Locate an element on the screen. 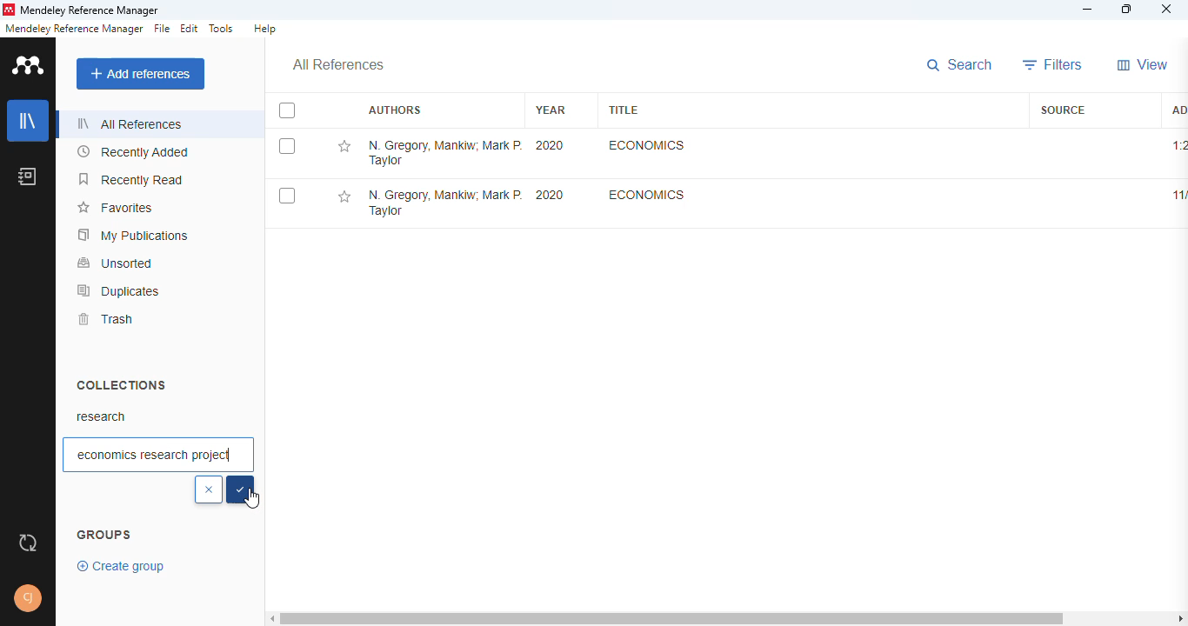  close is located at coordinates (1168, 11).